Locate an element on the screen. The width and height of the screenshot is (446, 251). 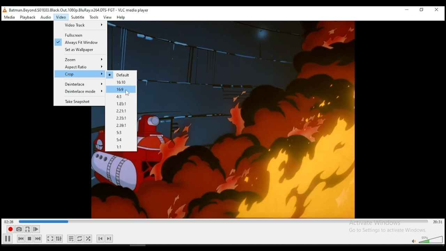
loop between point A and point B.. click to add point A is located at coordinates (28, 229).